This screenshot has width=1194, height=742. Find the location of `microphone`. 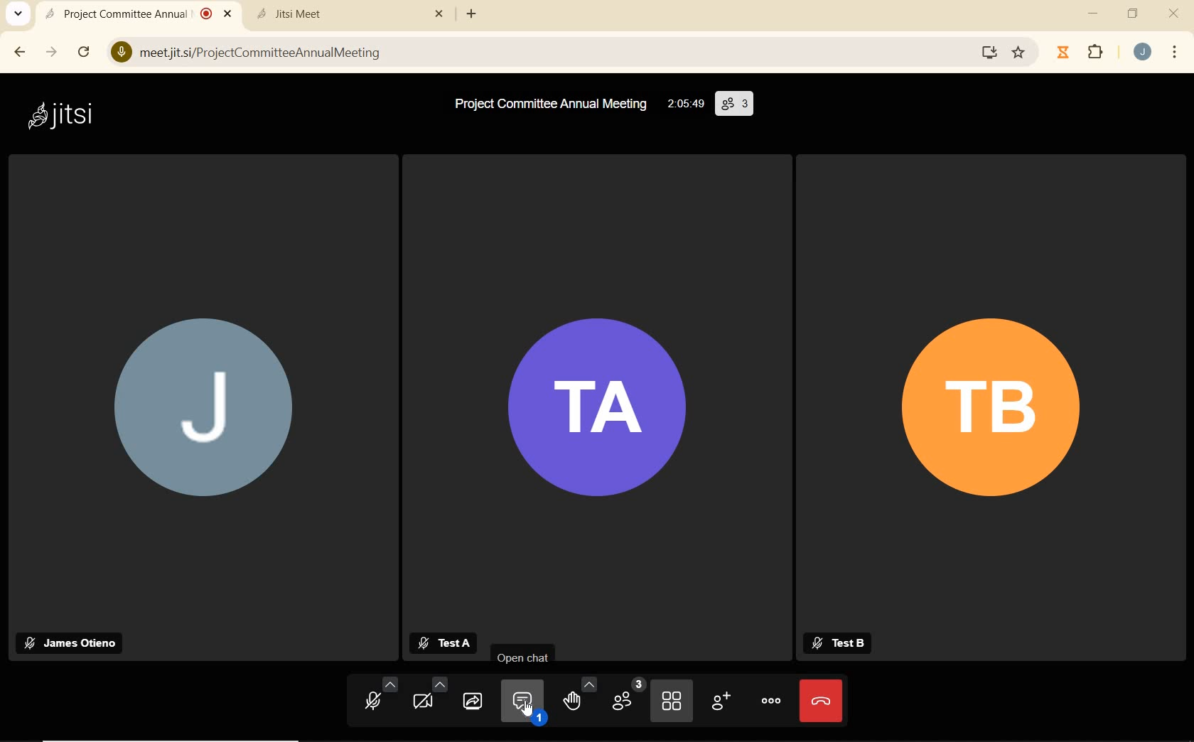

microphone is located at coordinates (380, 694).